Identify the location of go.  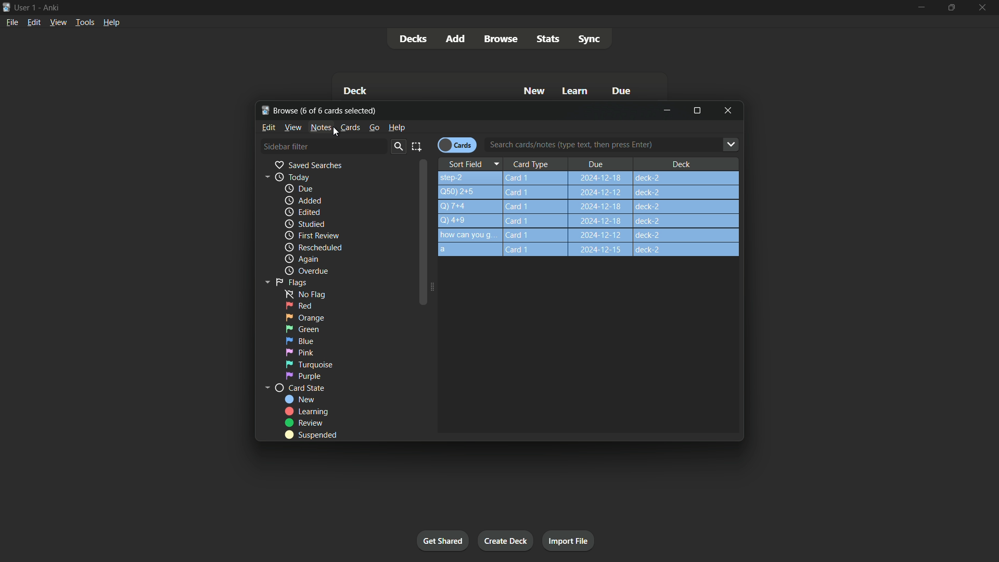
(374, 127).